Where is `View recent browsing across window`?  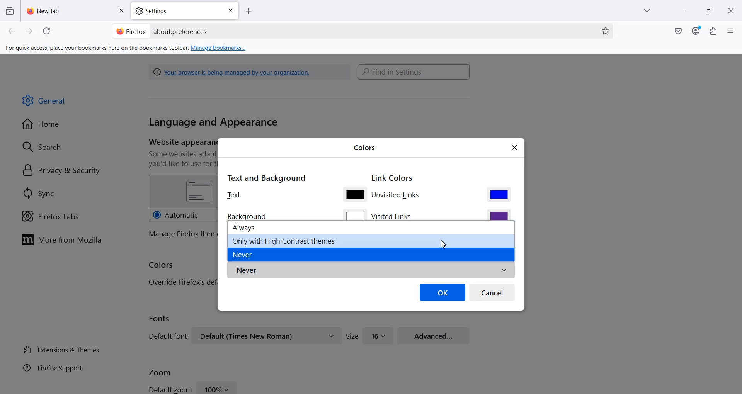 View recent browsing across window is located at coordinates (9, 10).